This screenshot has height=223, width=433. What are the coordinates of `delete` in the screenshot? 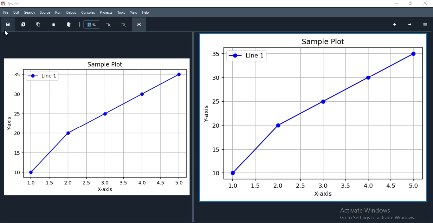 It's located at (55, 24).